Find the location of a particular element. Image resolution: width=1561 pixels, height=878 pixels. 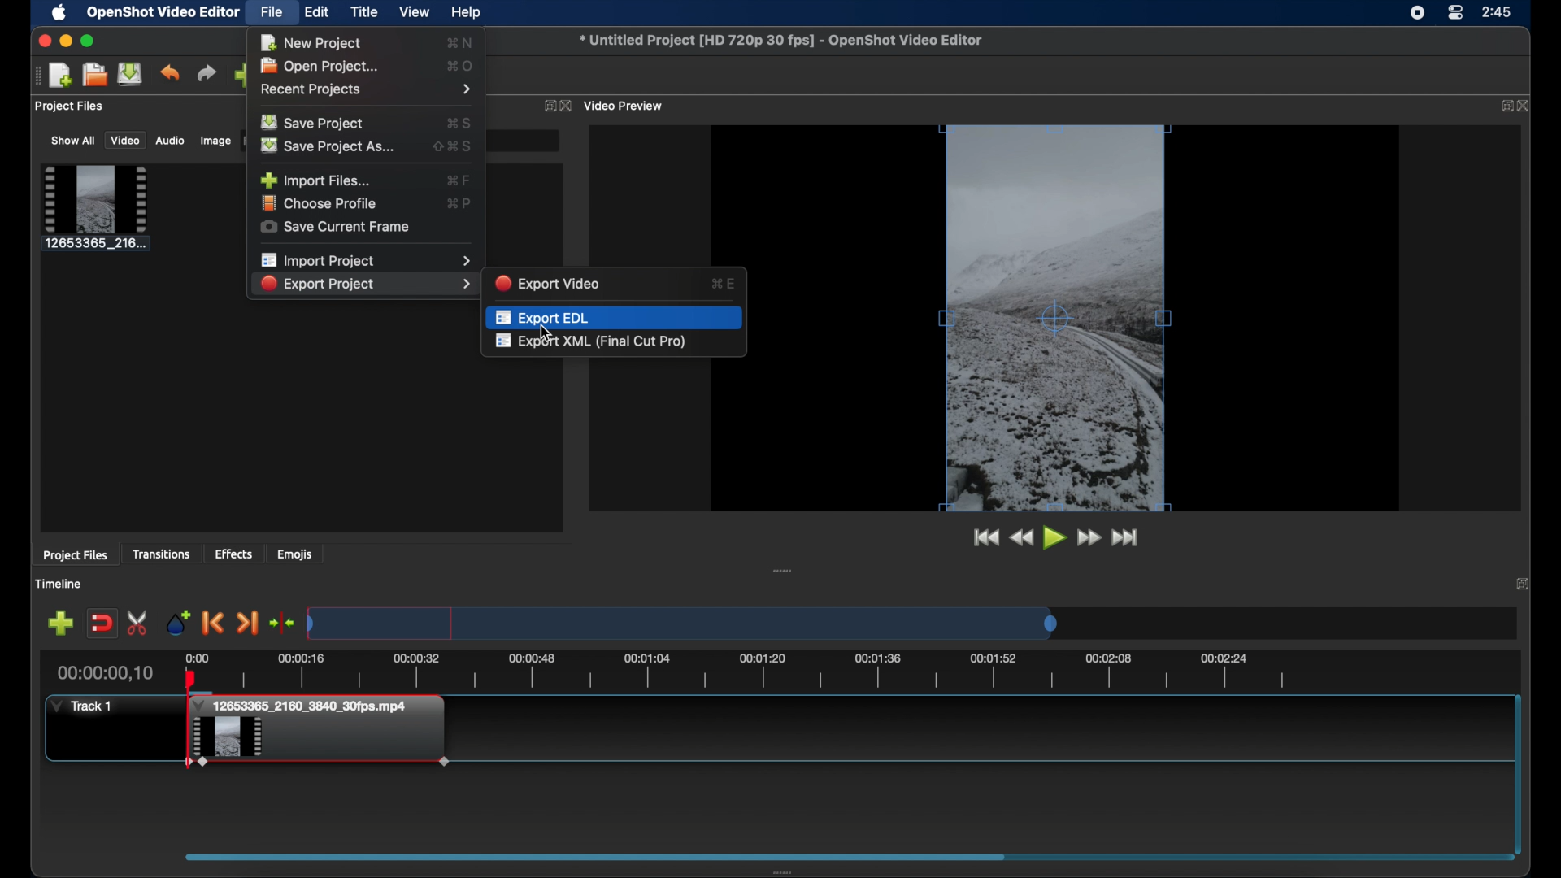

save project shortcut is located at coordinates (461, 121).